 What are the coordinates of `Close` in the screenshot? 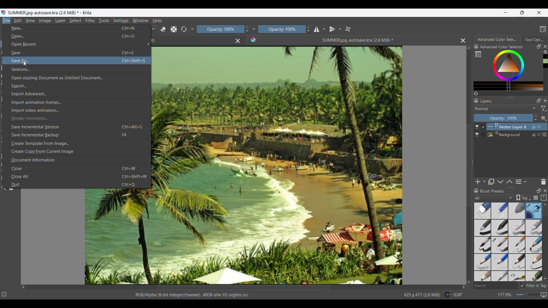 It's located at (237, 41).